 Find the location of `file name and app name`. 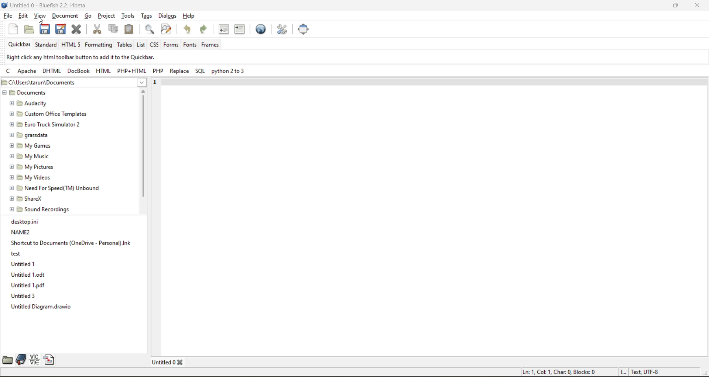

file name and app name is located at coordinates (46, 5).